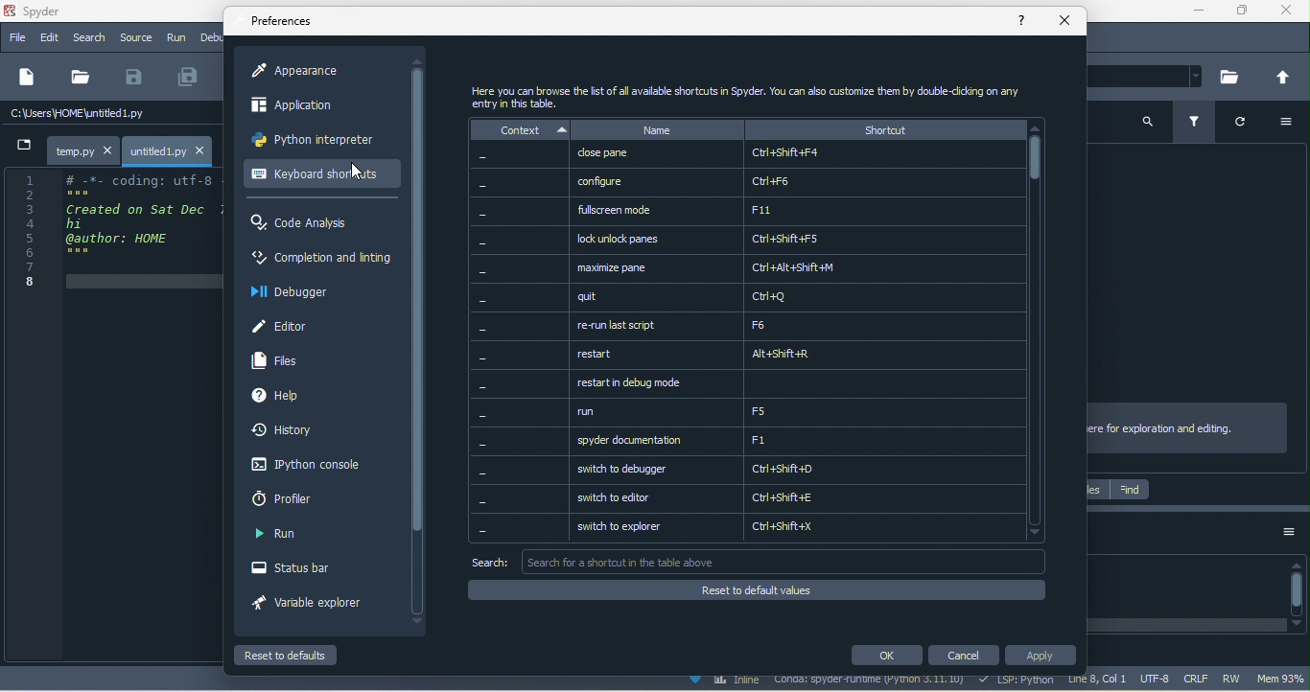 The width and height of the screenshot is (1310, 692). Describe the element at coordinates (661, 128) in the screenshot. I see `name` at that location.